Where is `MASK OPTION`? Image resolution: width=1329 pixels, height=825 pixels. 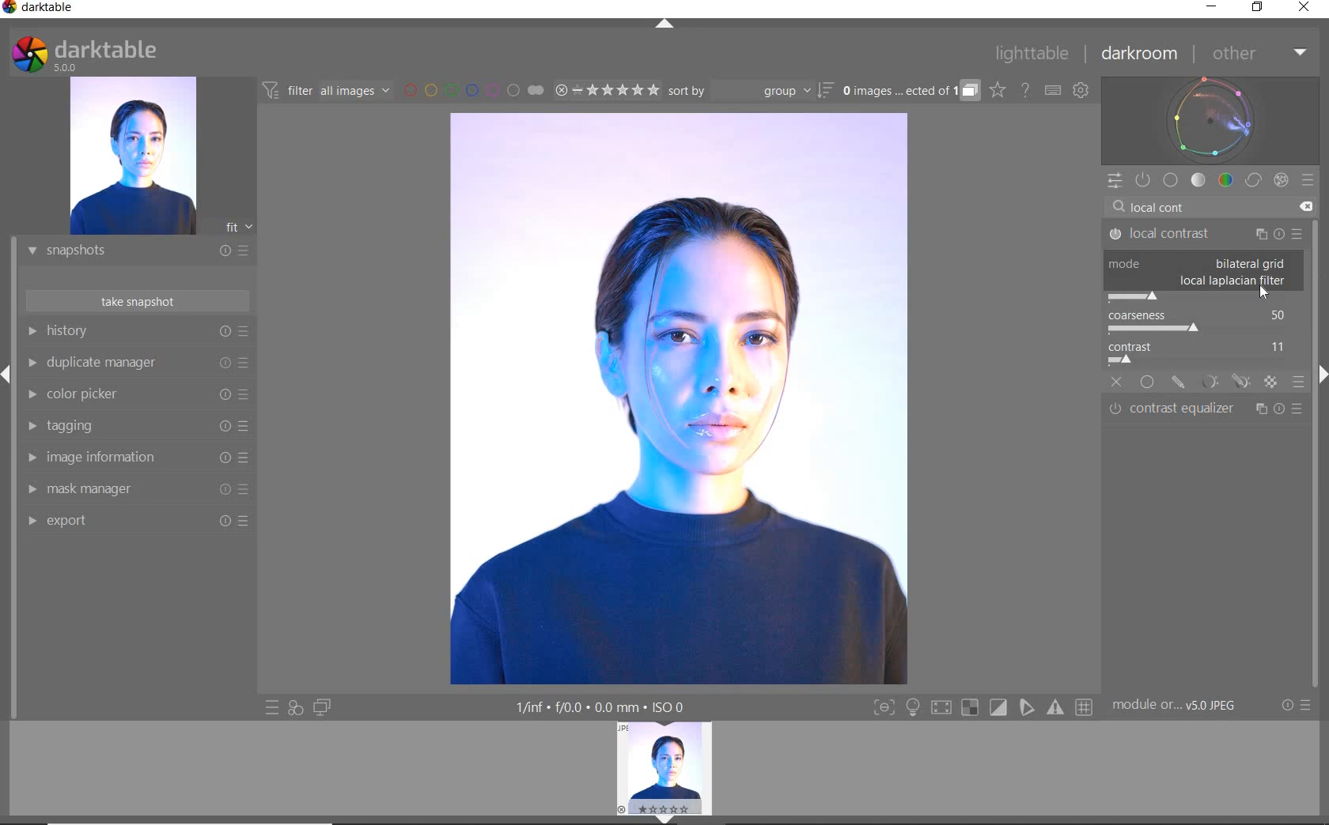 MASK OPTION is located at coordinates (1270, 383).